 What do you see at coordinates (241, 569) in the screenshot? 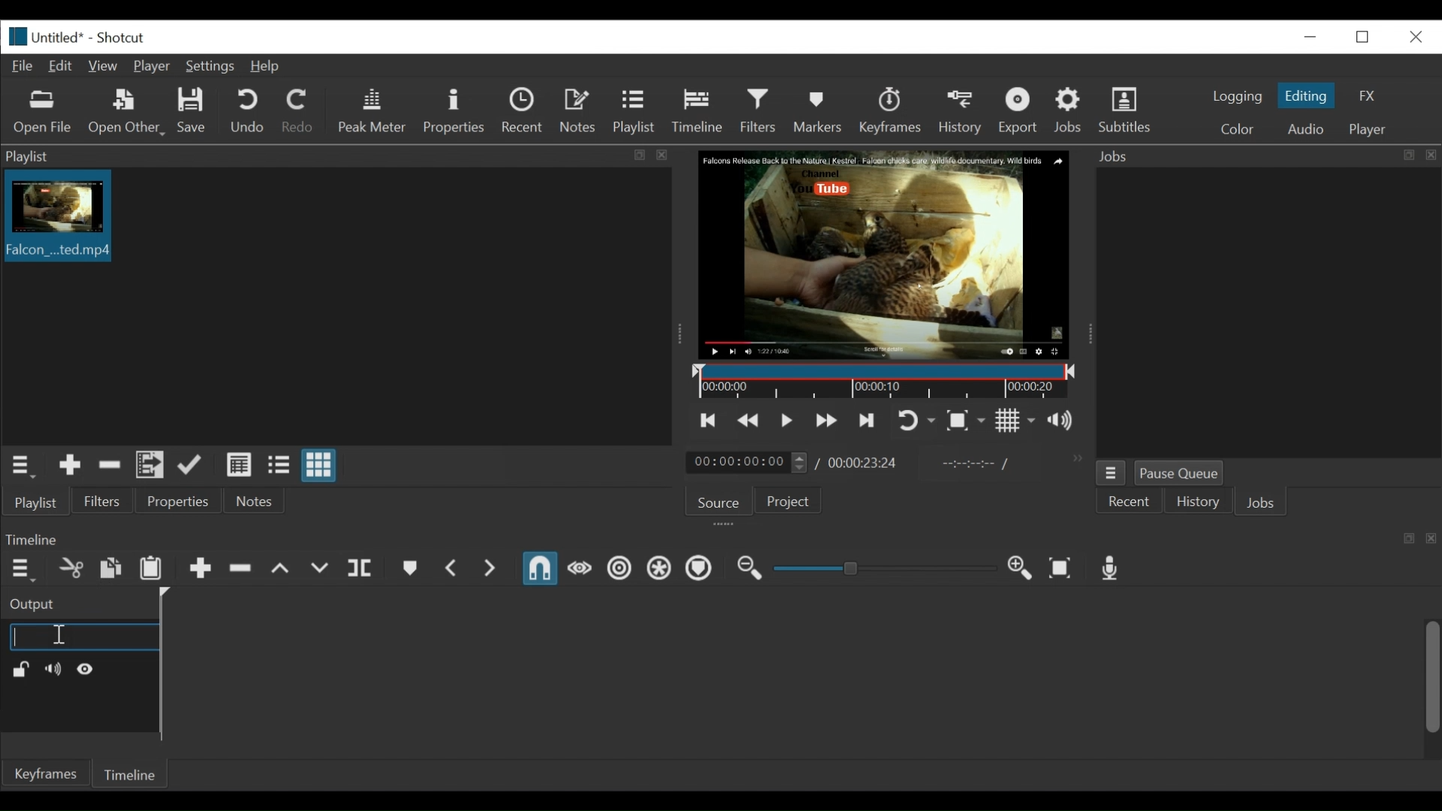
I see `Ripple delete` at bounding box center [241, 569].